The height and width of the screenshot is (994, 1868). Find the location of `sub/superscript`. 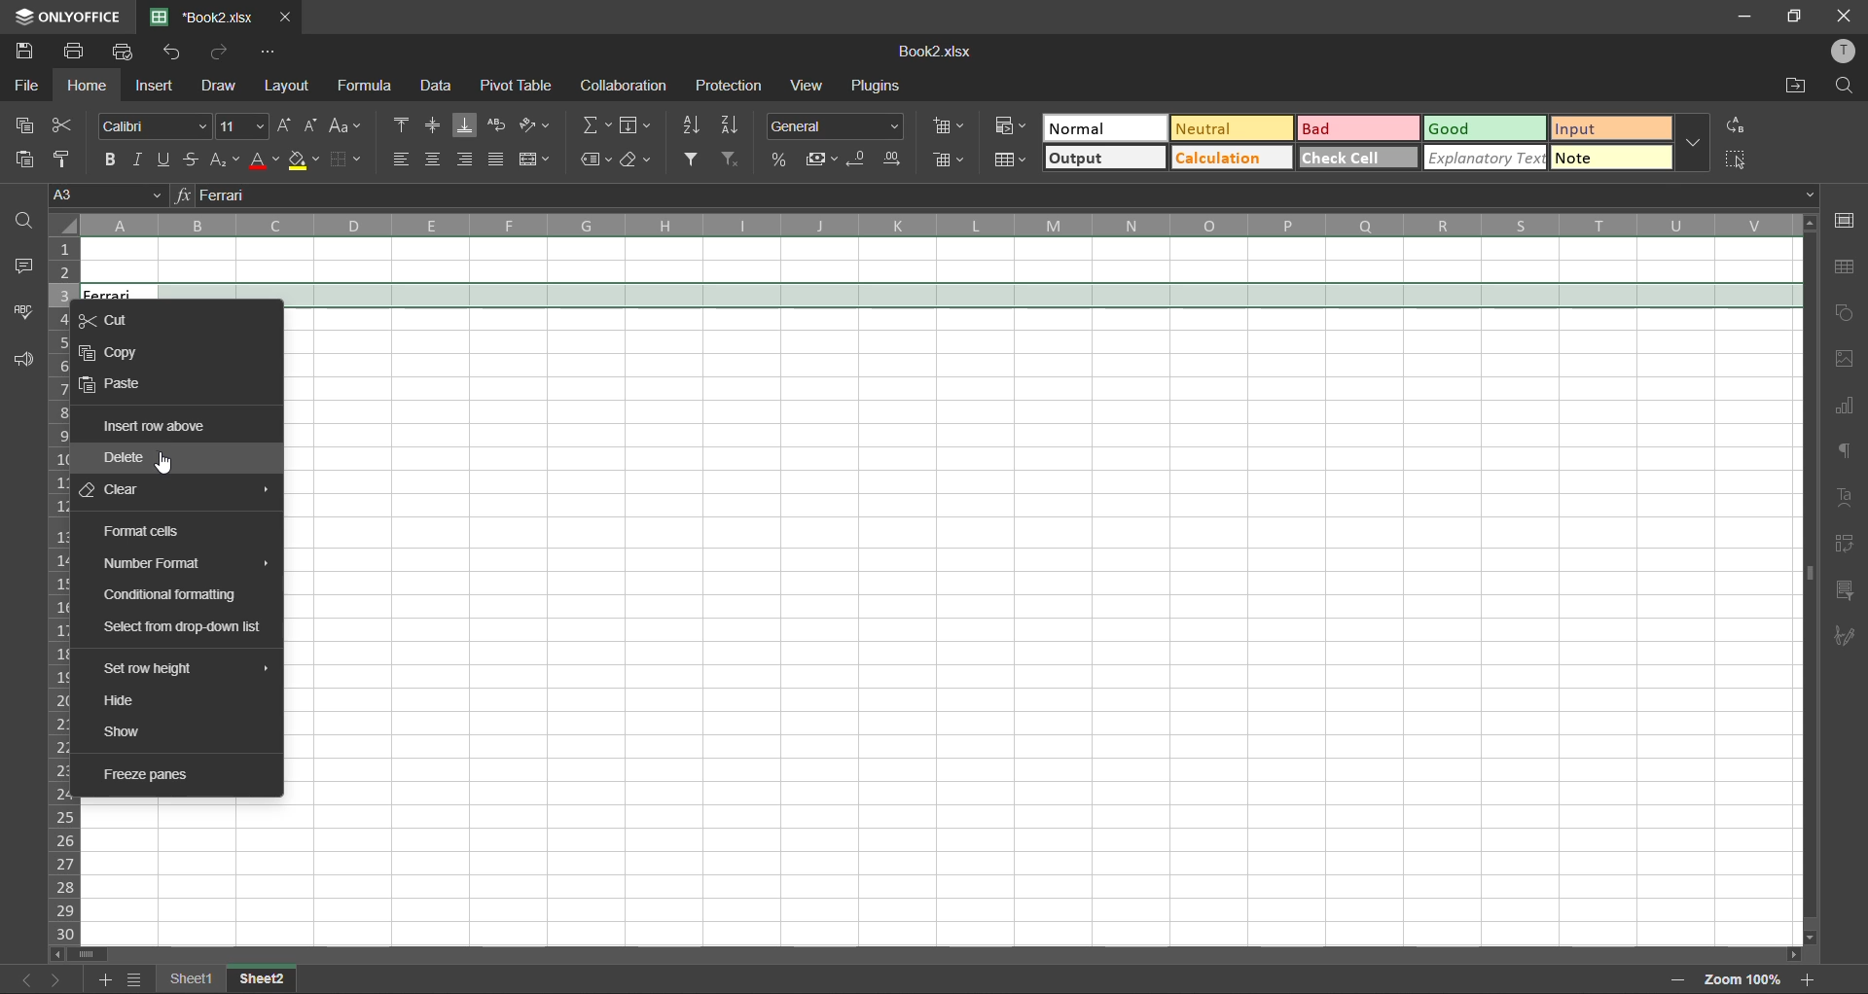

sub/superscript is located at coordinates (227, 157).